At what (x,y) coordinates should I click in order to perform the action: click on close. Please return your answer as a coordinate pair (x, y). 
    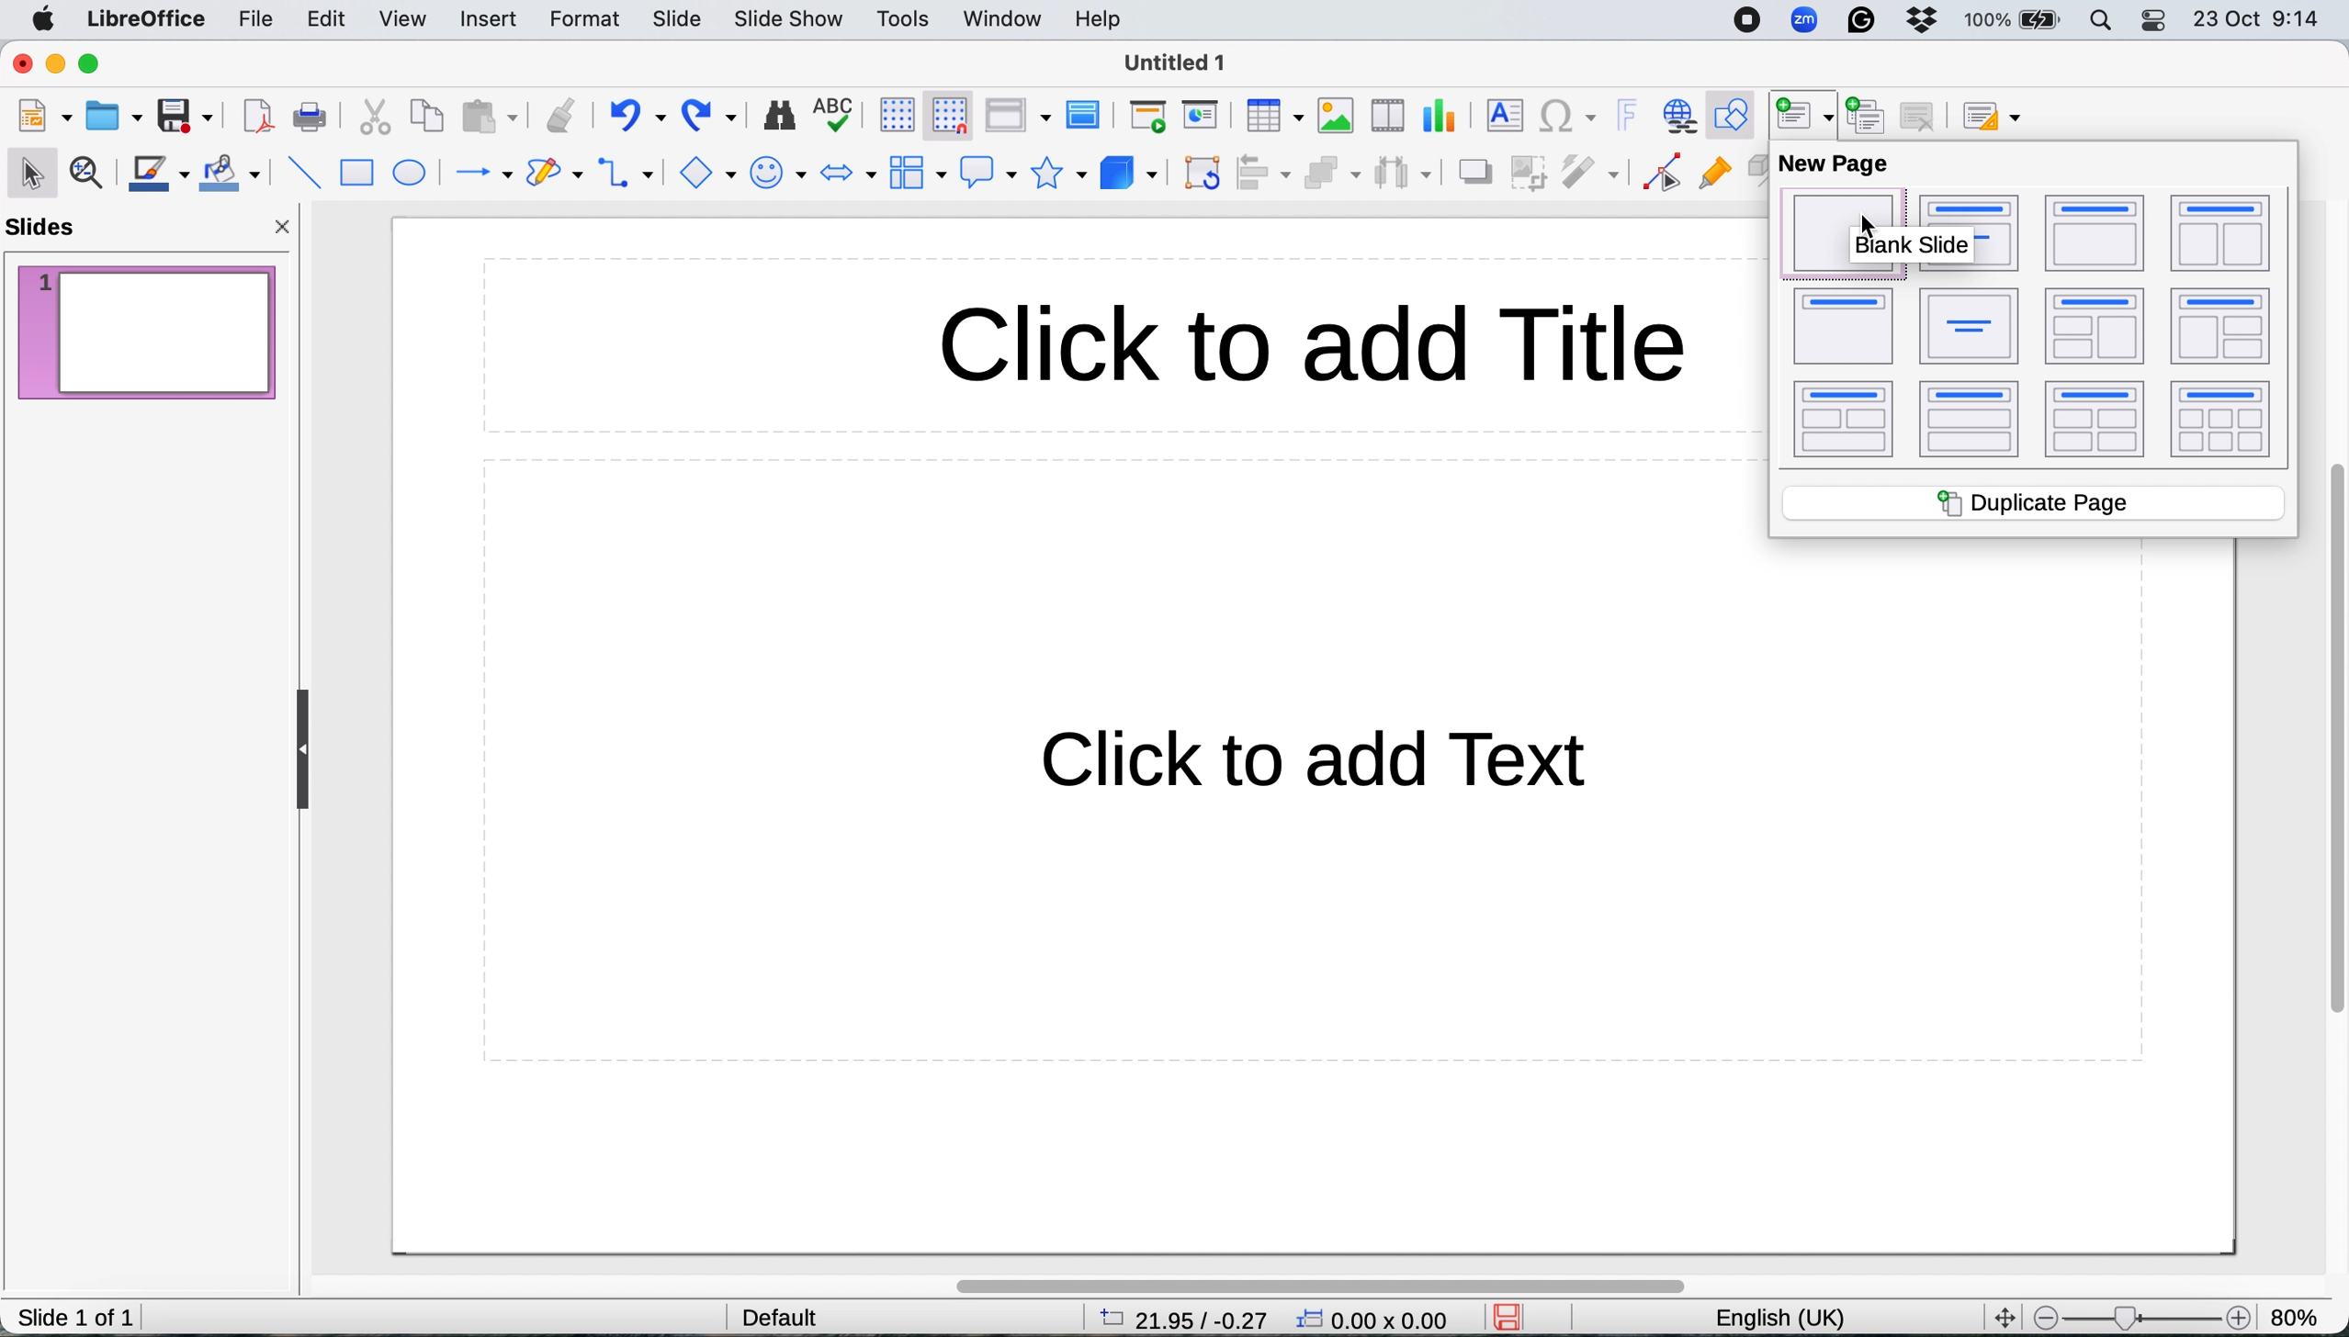
    Looking at the image, I should click on (287, 226).